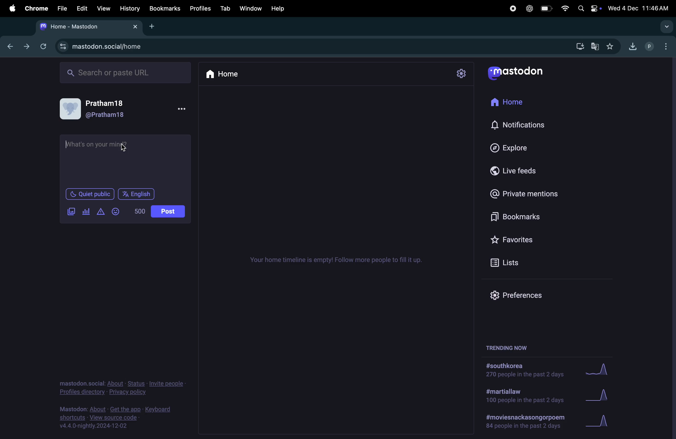 The height and width of the screenshot is (439, 676). Describe the element at coordinates (227, 75) in the screenshot. I see `Home` at that location.